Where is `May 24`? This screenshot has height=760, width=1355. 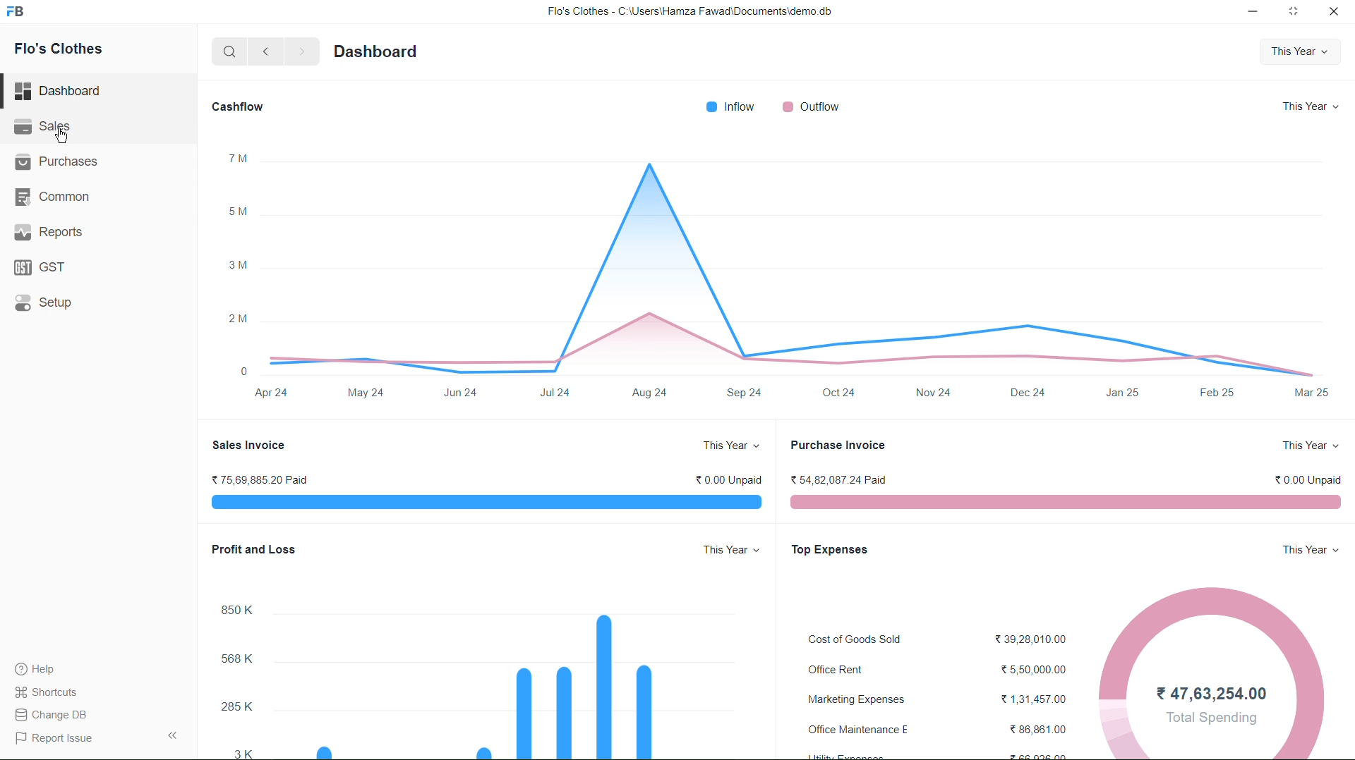
May 24 is located at coordinates (367, 391).